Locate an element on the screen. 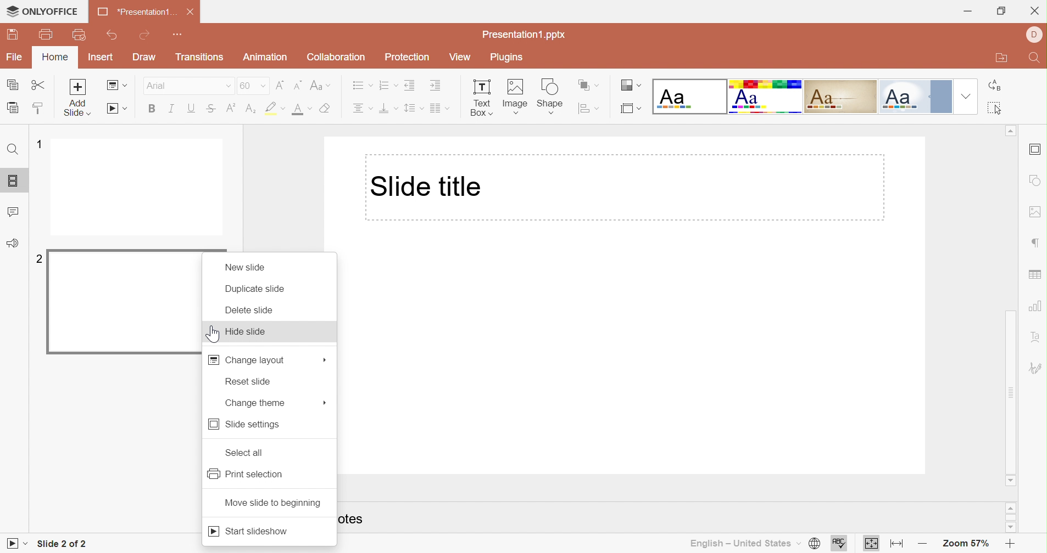 The height and width of the screenshot is (553, 1047). Collaboration is located at coordinates (336, 58).